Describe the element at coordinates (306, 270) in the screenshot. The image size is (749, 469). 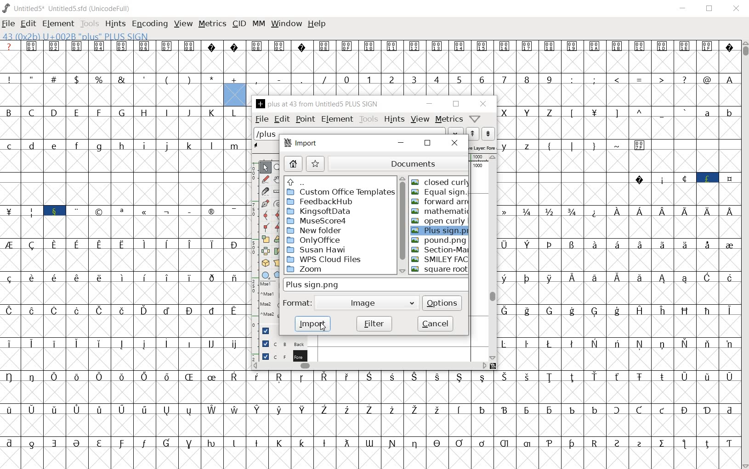
I see `ZOOM` at that location.